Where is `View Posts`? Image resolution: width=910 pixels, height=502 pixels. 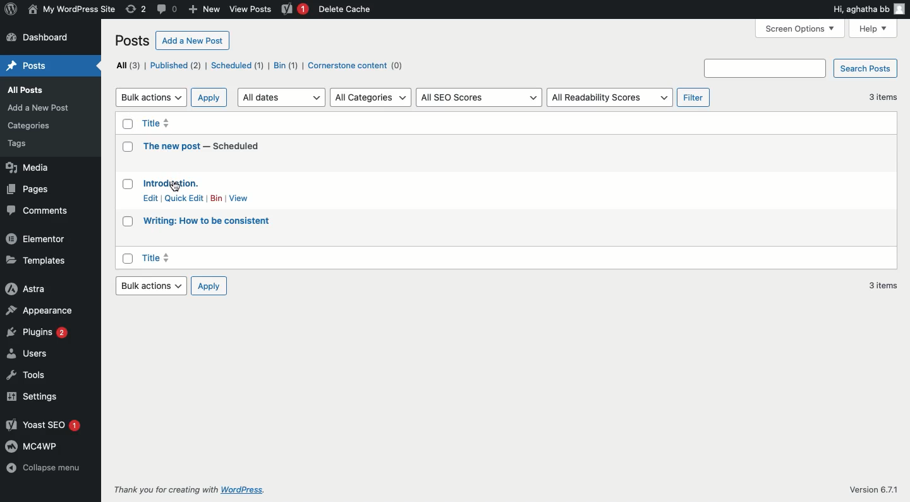
View Posts is located at coordinates (251, 9).